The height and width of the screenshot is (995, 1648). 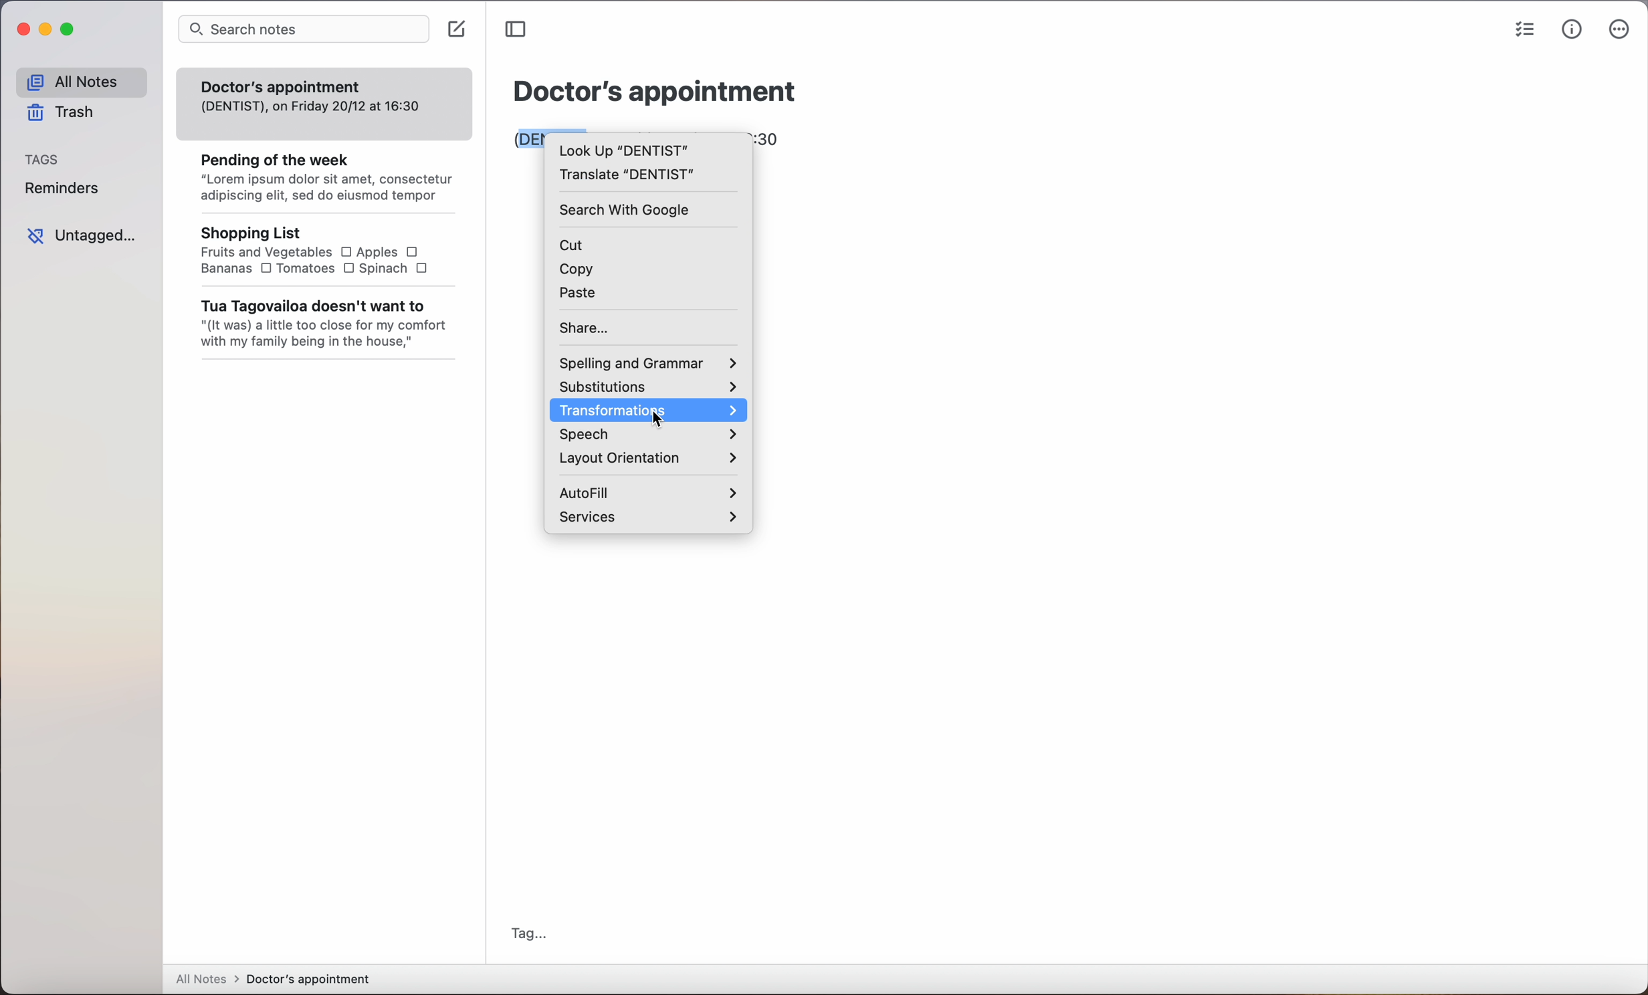 What do you see at coordinates (657, 419) in the screenshot?
I see `cursor` at bounding box center [657, 419].